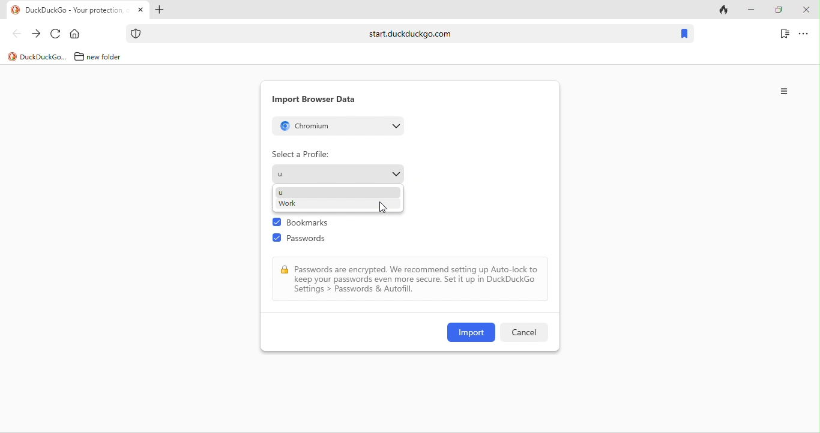 The height and width of the screenshot is (433, 820). I want to click on start.duckduckgo.com, so click(410, 33).